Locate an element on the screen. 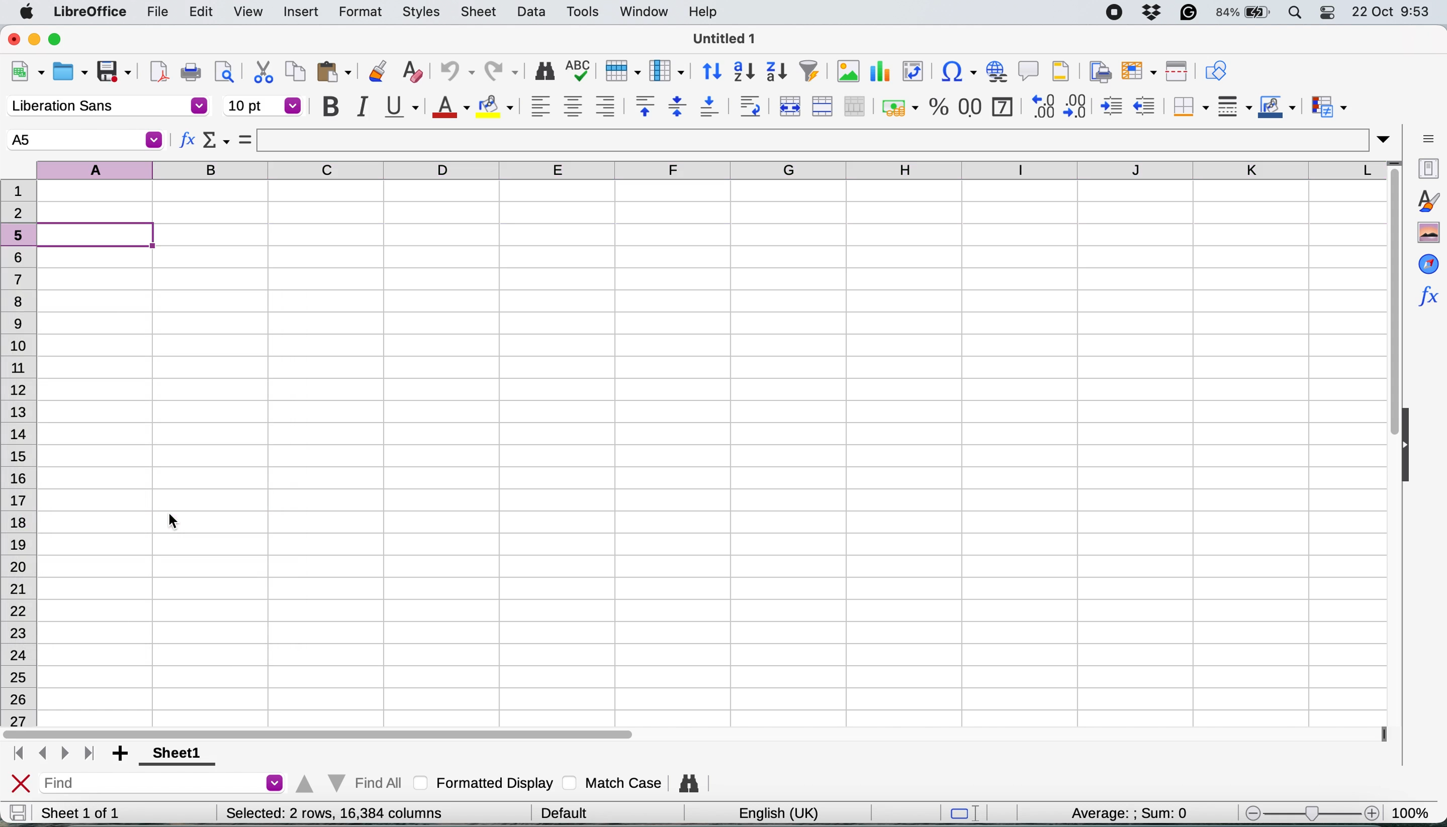 The width and height of the screenshot is (1447, 827). freeze rows and columns is located at coordinates (1136, 71).